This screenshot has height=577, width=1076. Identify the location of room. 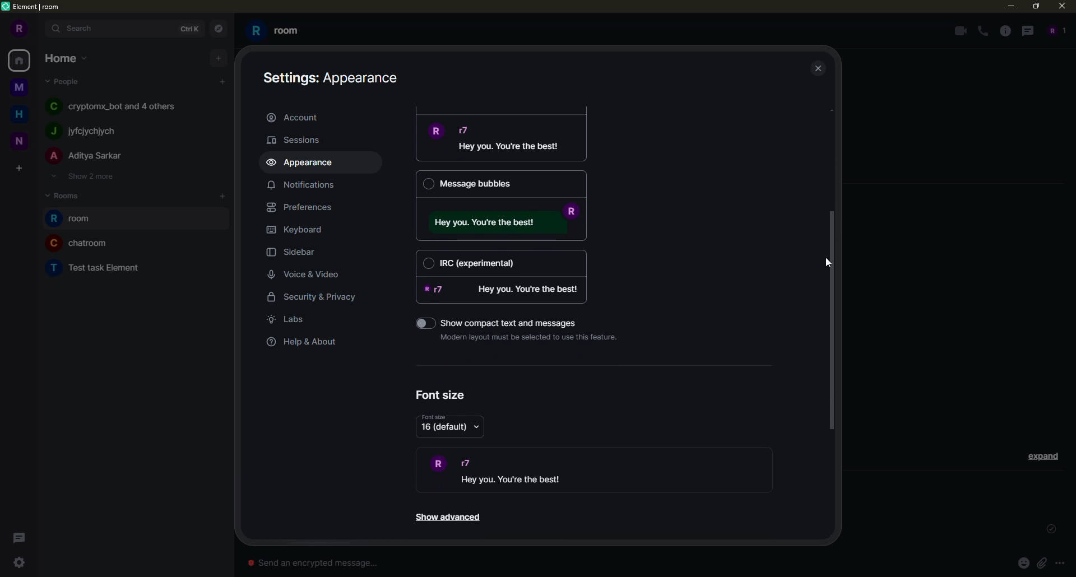
(80, 243).